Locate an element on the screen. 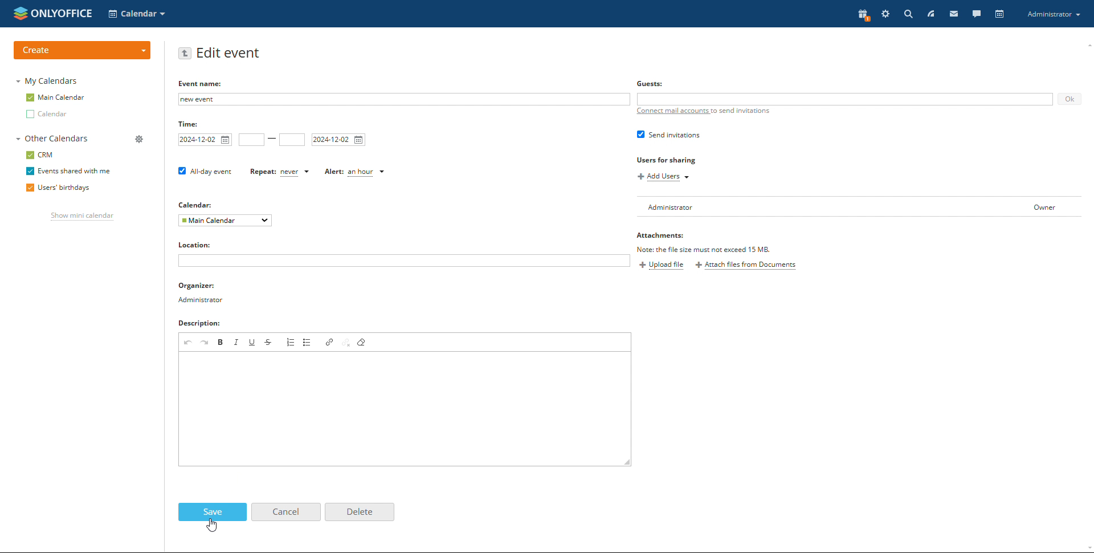  file must not exceed 15MB TEXT is located at coordinates (706, 251).